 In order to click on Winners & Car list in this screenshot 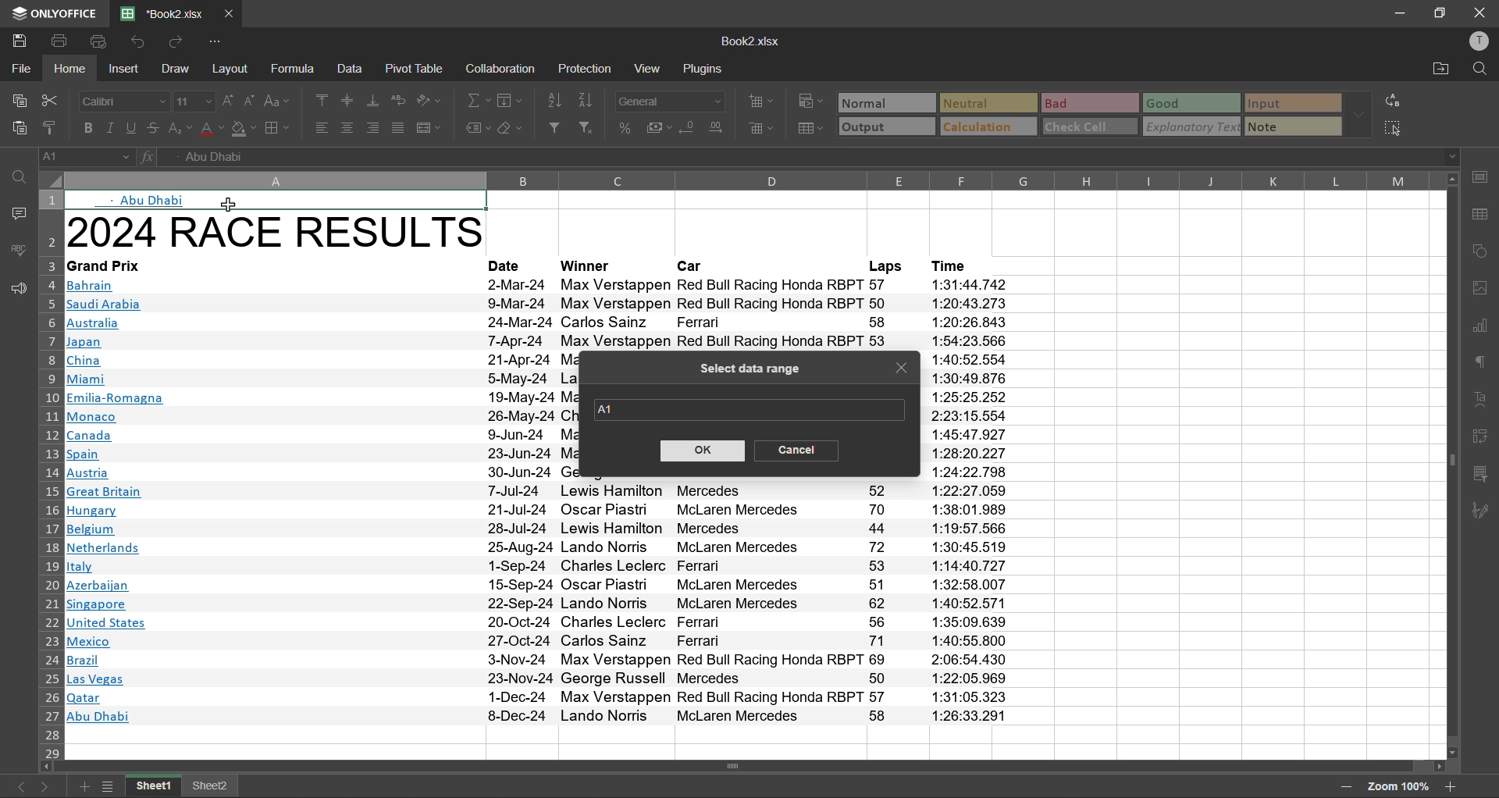, I will do `click(732, 600)`.